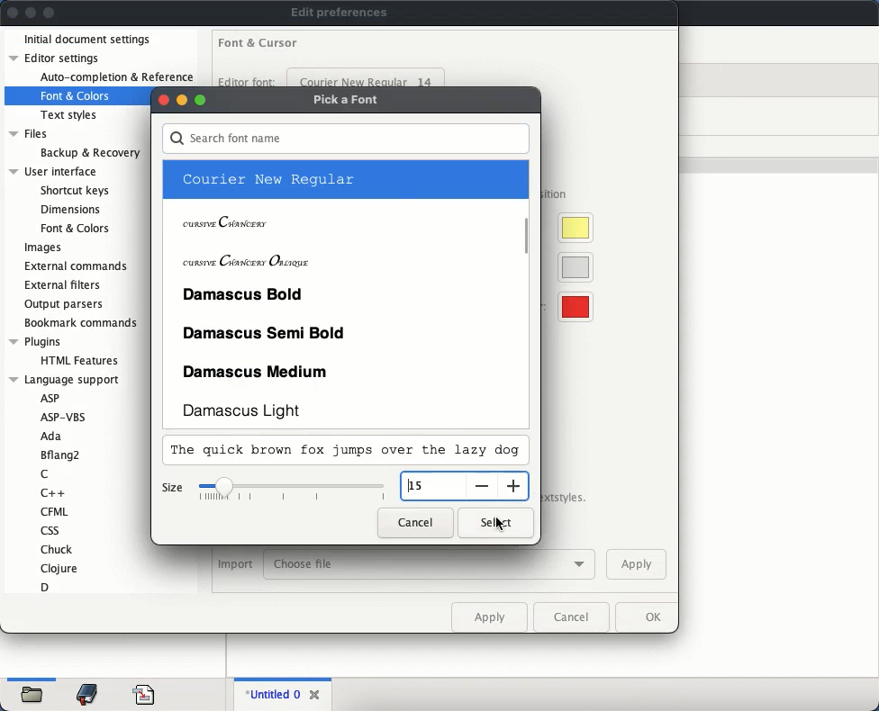 The width and height of the screenshot is (879, 711). What do you see at coordinates (77, 96) in the screenshot?
I see `font and colors` at bounding box center [77, 96].